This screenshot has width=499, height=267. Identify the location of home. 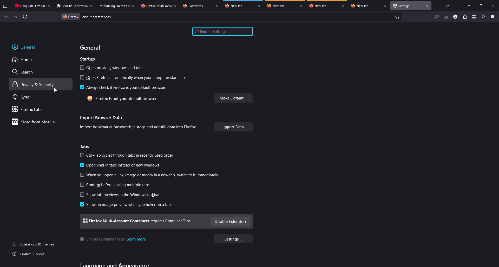
(23, 60).